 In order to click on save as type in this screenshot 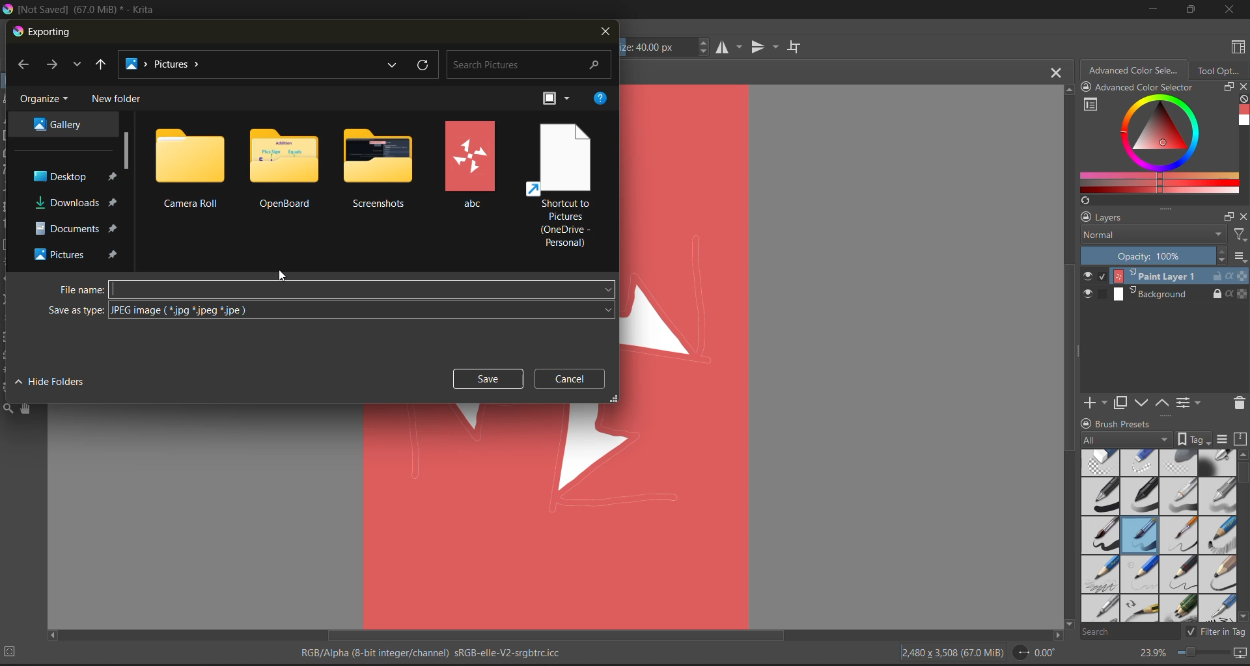, I will do `click(331, 310)`.